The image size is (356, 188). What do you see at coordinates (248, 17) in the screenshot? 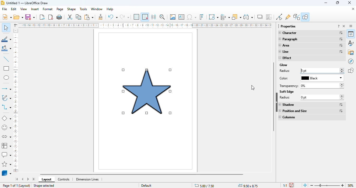
I see `select at least three objects to distribute` at bounding box center [248, 17].